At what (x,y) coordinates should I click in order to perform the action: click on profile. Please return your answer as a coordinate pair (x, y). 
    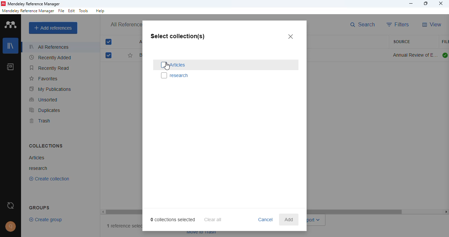
    Looking at the image, I should click on (11, 226).